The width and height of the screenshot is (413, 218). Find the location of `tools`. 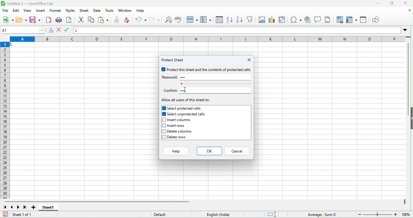

tools is located at coordinates (110, 11).